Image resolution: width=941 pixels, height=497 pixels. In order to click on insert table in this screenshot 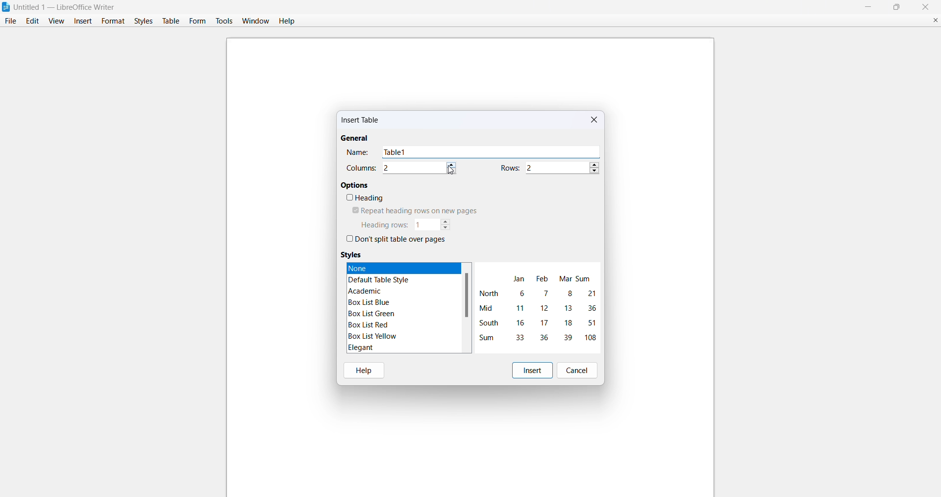, I will do `click(362, 122)`.